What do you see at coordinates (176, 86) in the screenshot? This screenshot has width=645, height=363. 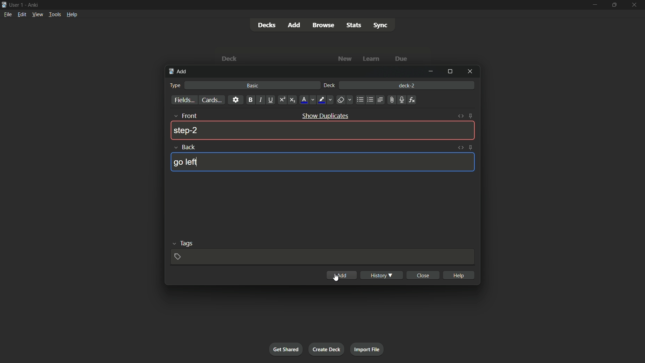 I see `type` at bounding box center [176, 86].